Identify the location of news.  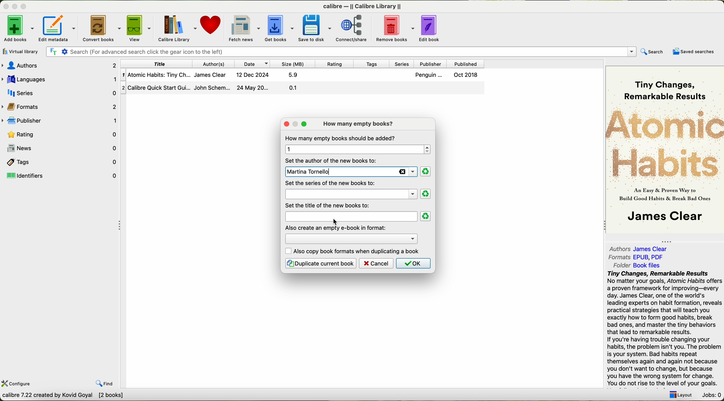
(60, 148).